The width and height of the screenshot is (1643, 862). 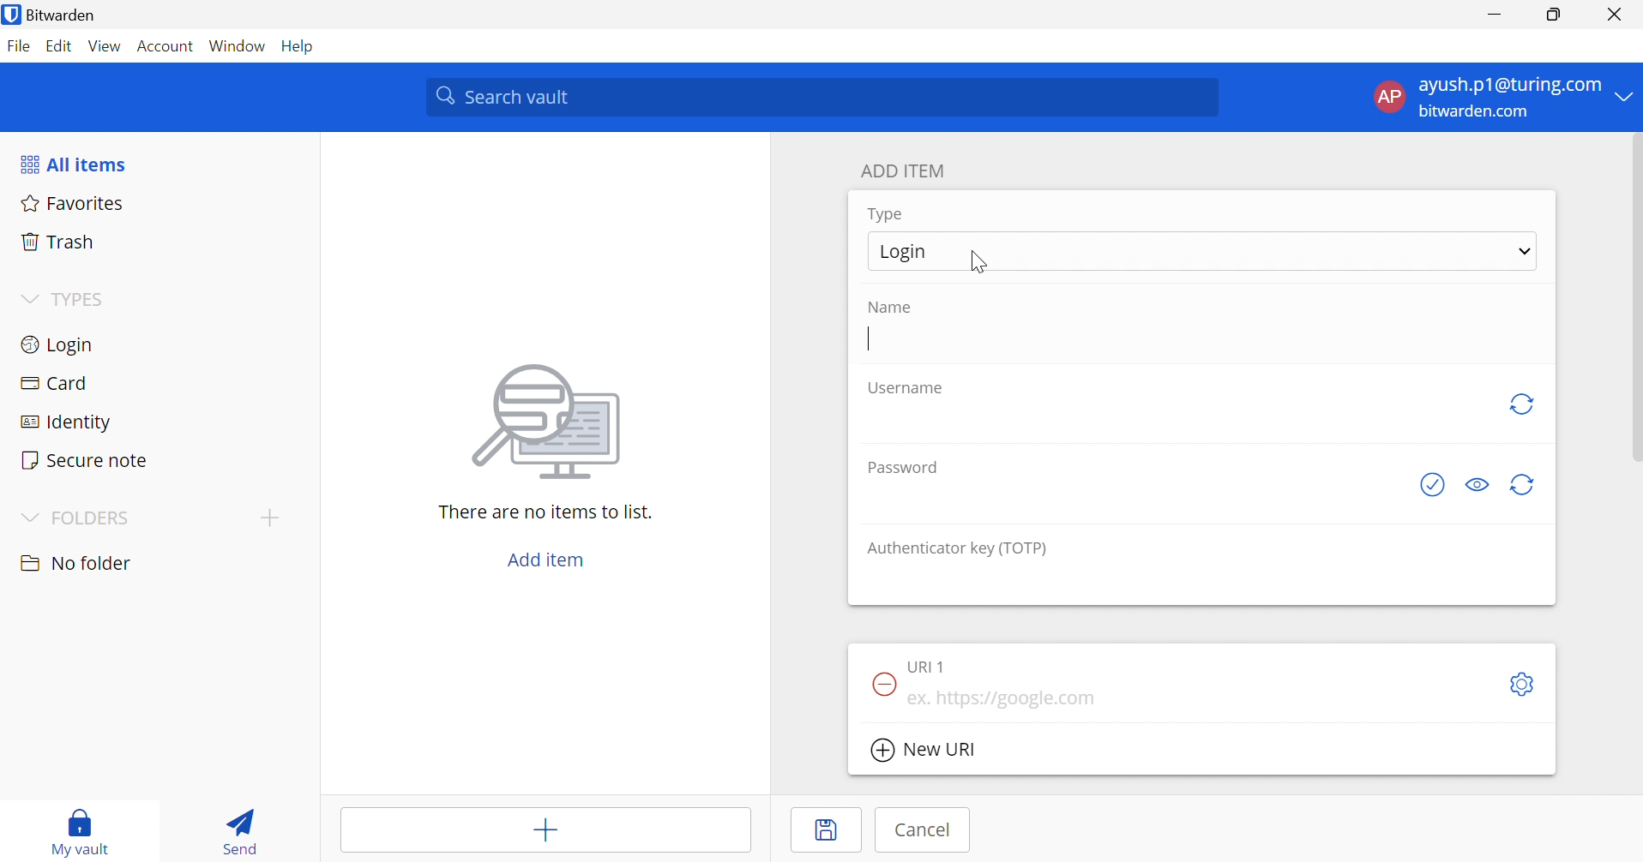 What do you see at coordinates (64, 422) in the screenshot?
I see `Identity` at bounding box center [64, 422].